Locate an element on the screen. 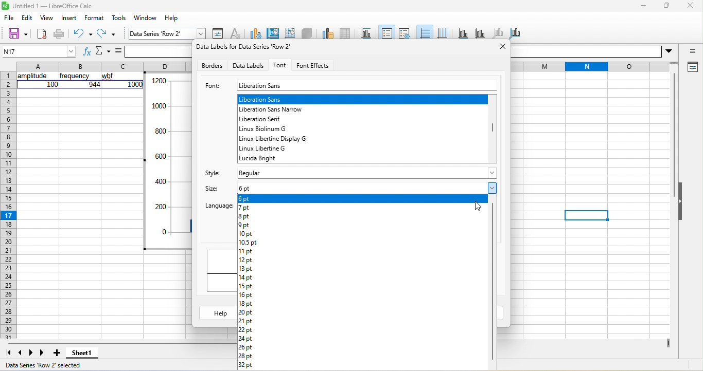  6 pt is located at coordinates (362, 189).